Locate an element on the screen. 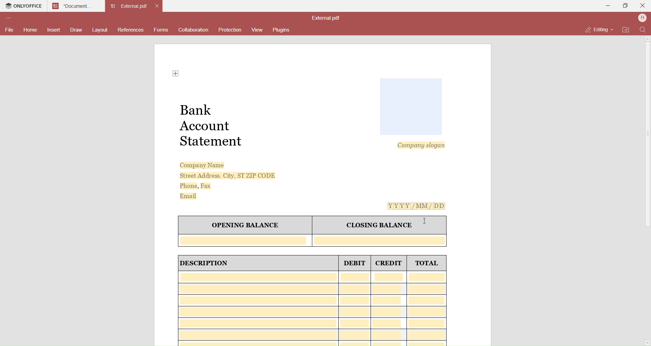  opening balance cell is located at coordinates (245, 240).